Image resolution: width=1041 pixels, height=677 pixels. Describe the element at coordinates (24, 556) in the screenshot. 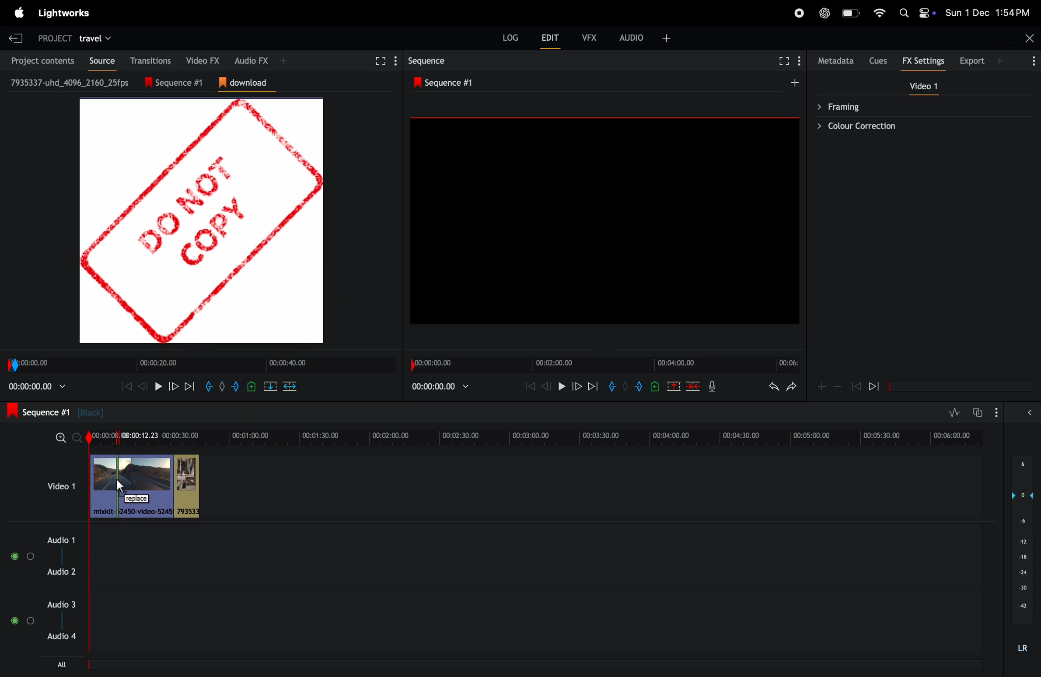

I see `bars` at that location.